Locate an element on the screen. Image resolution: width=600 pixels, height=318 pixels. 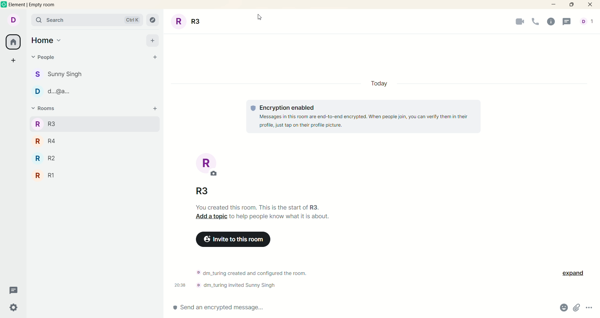
home is located at coordinates (48, 41).